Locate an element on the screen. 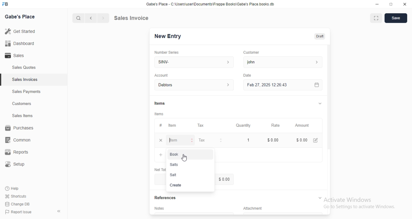  Sales Payments is located at coordinates (26, 92).